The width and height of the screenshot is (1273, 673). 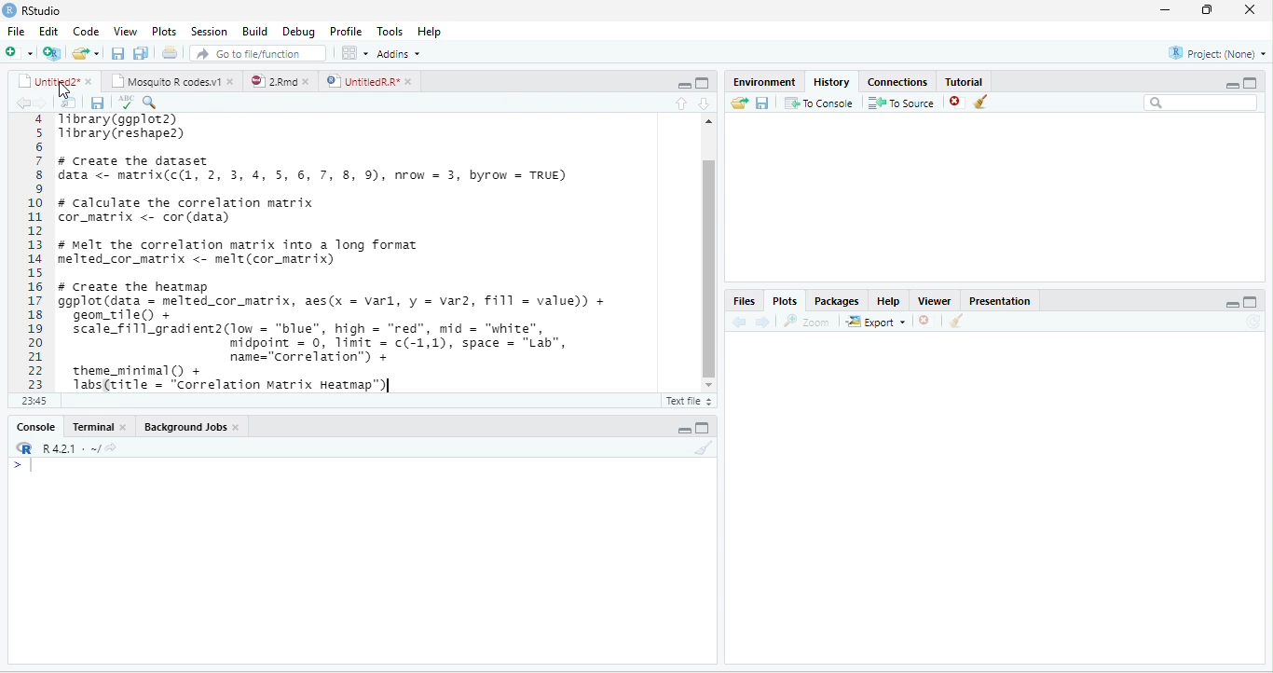 What do you see at coordinates (706, 256) in the screenshot?
I see `SLIDE bar` at bounding box center [706, 256].